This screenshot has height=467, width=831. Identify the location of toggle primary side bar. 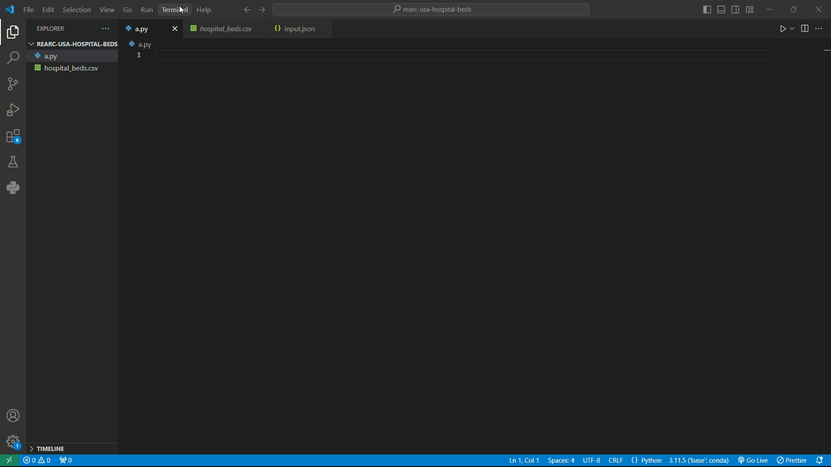
(707, 10).